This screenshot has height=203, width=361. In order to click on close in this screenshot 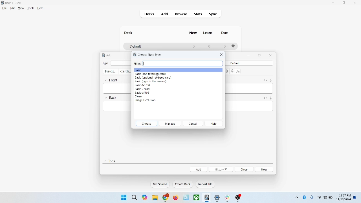, I will do `click(245, 170)`.